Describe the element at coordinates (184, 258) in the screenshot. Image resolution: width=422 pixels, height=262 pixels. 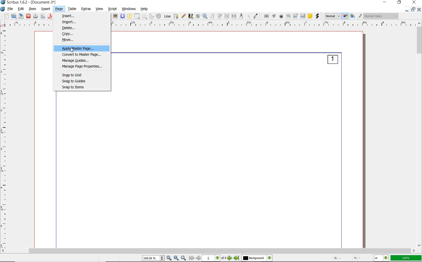
I see `zoom in` at that location.